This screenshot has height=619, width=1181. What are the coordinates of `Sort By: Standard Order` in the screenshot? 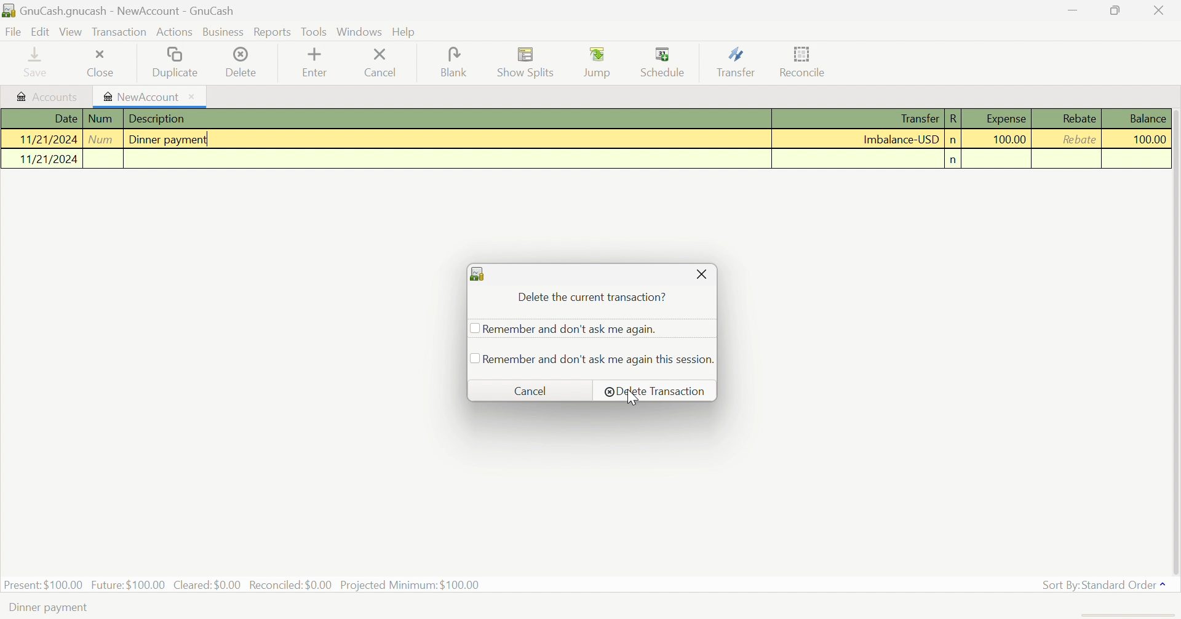 It's located at (1103, 585).